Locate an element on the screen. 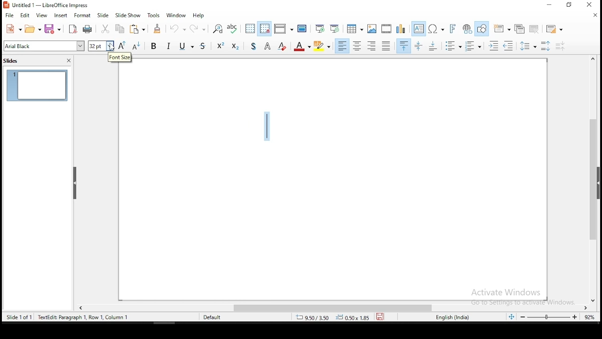 This screenshot has width=602, height=339. Space between Paragraph is located at coordinates (419, 46).